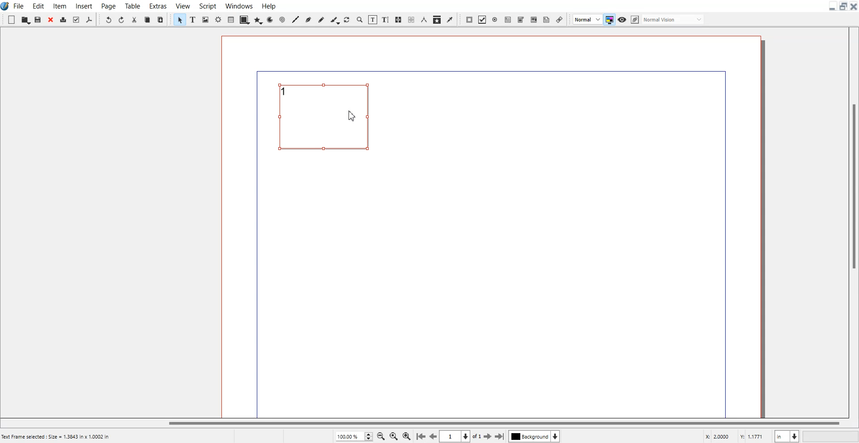 The height and width of the screenshot is (443, 859). Describe the element at coordinates (398, 20) in the screenshot. I see `Link Text Frame` at that location.